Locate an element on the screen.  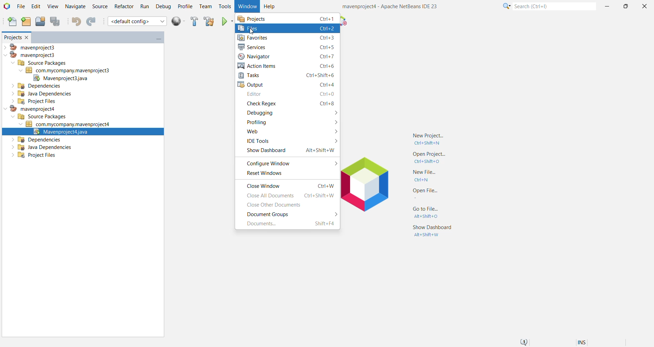
mavenproject3 is located at coordinates (32, 47).